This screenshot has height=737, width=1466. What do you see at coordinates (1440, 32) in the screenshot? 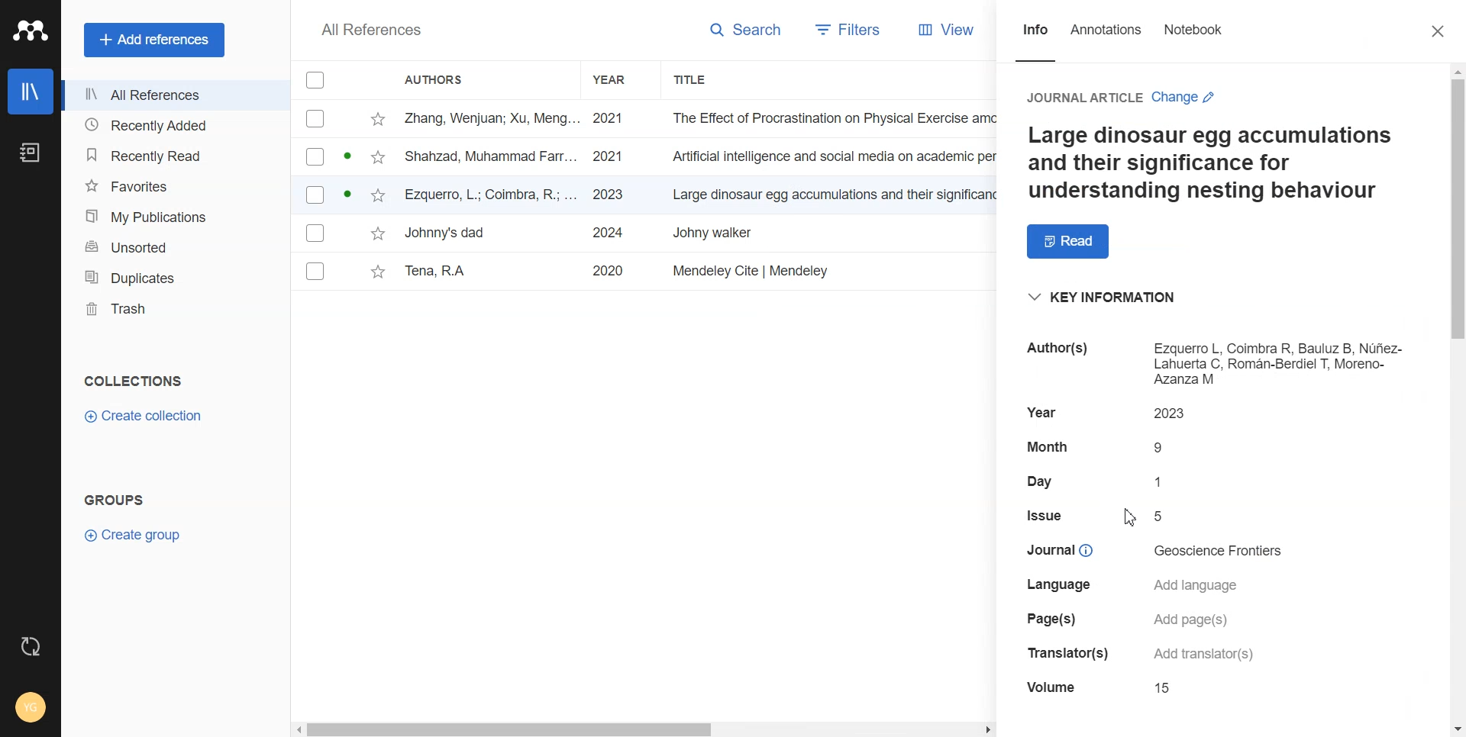
I see `Close` at bounding box center [1440, 32].